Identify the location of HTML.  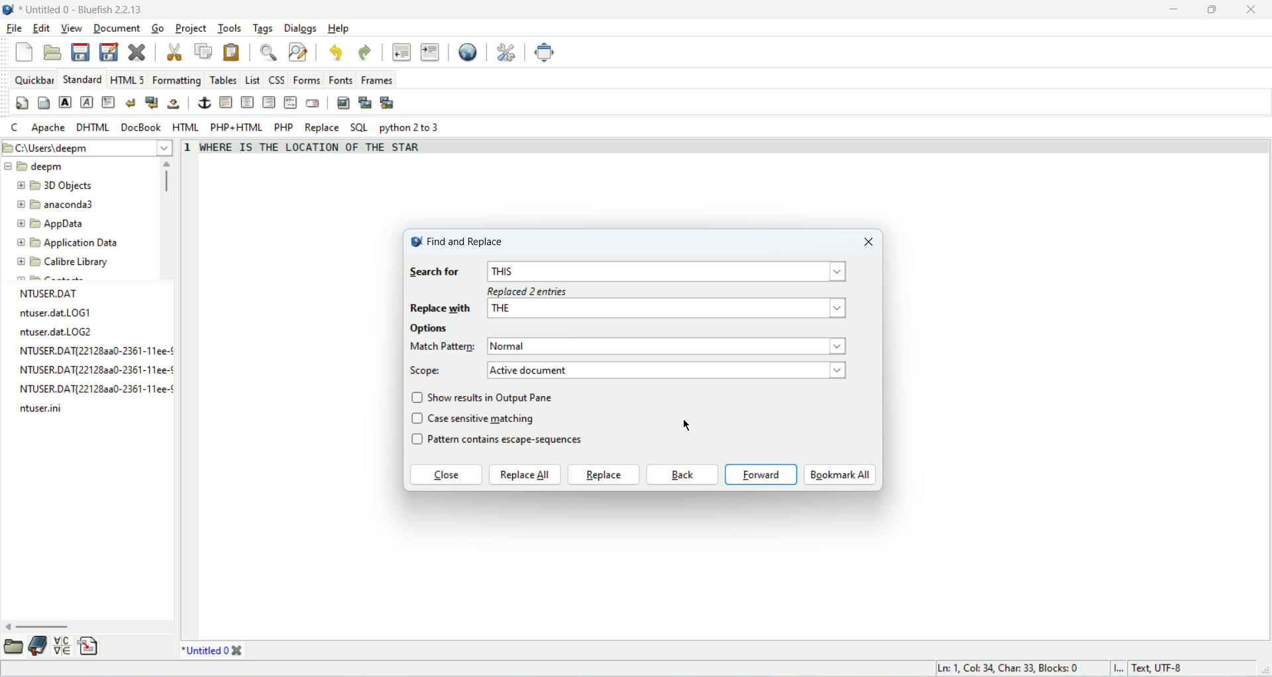
(187, 127).